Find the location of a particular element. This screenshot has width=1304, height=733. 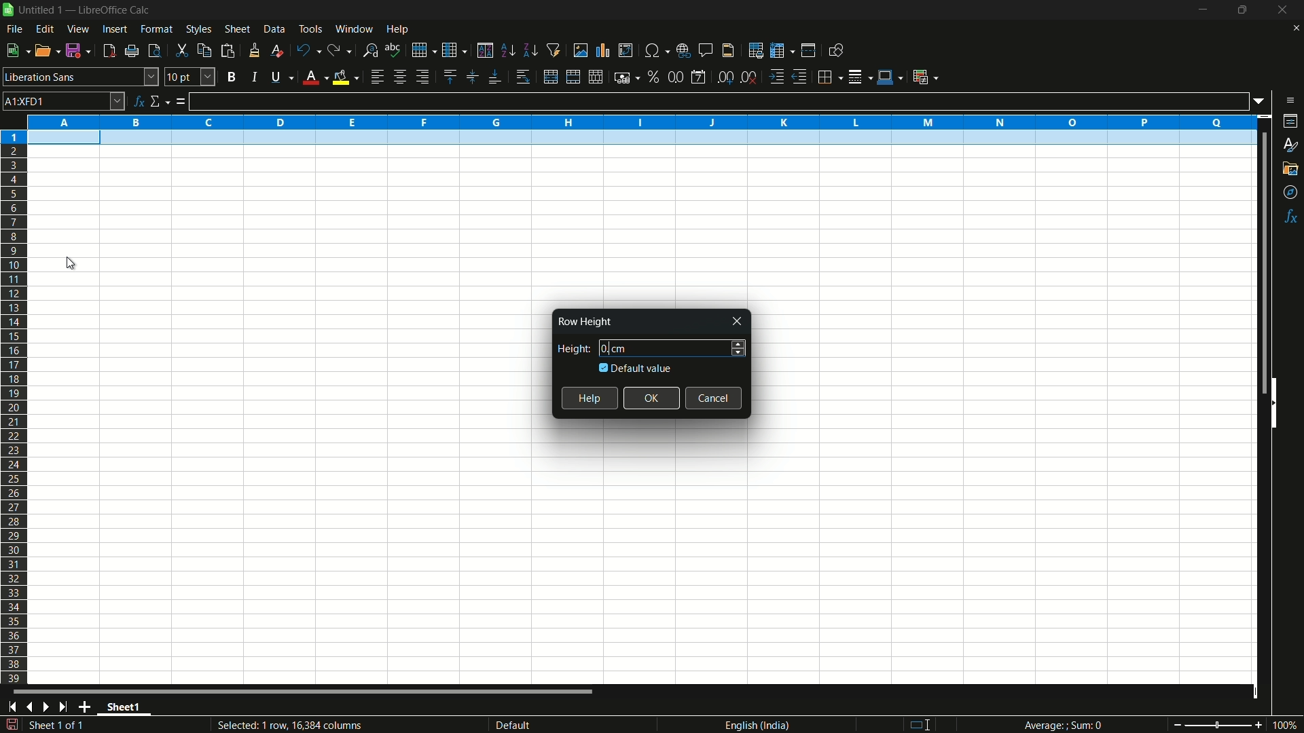

minimize is located at coordinates (1203, 10).